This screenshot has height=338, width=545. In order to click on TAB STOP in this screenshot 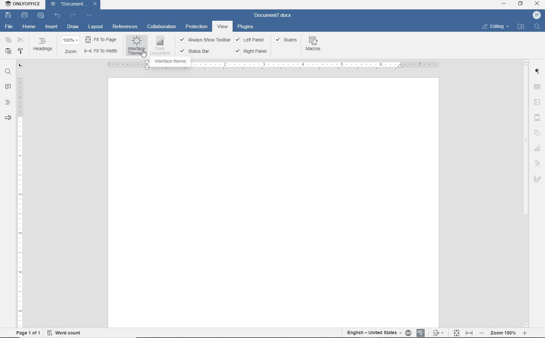, I will do `click(20, 65)`.